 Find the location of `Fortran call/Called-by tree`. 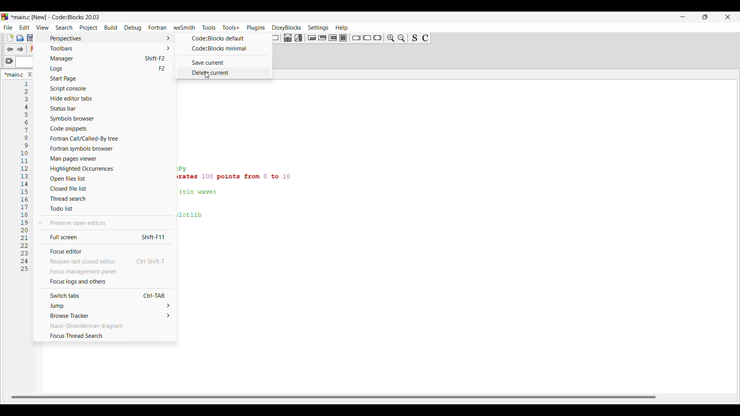

Fortran call/Called-by tree is located at coordinates (108, 138).